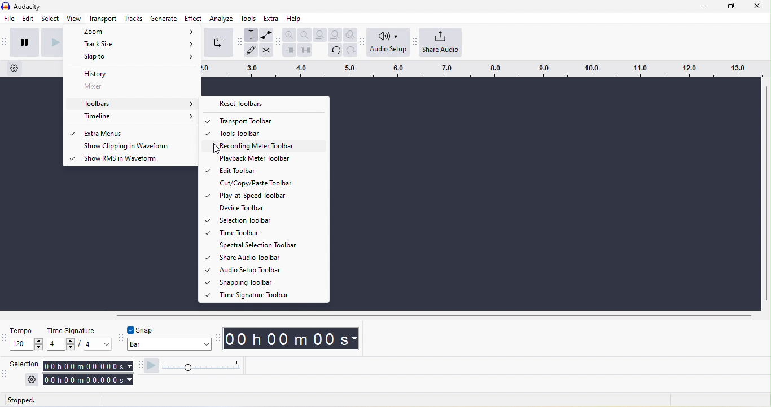  Describe the element at coordinates (51, 43) in the screenshot. I see `play` at that location.